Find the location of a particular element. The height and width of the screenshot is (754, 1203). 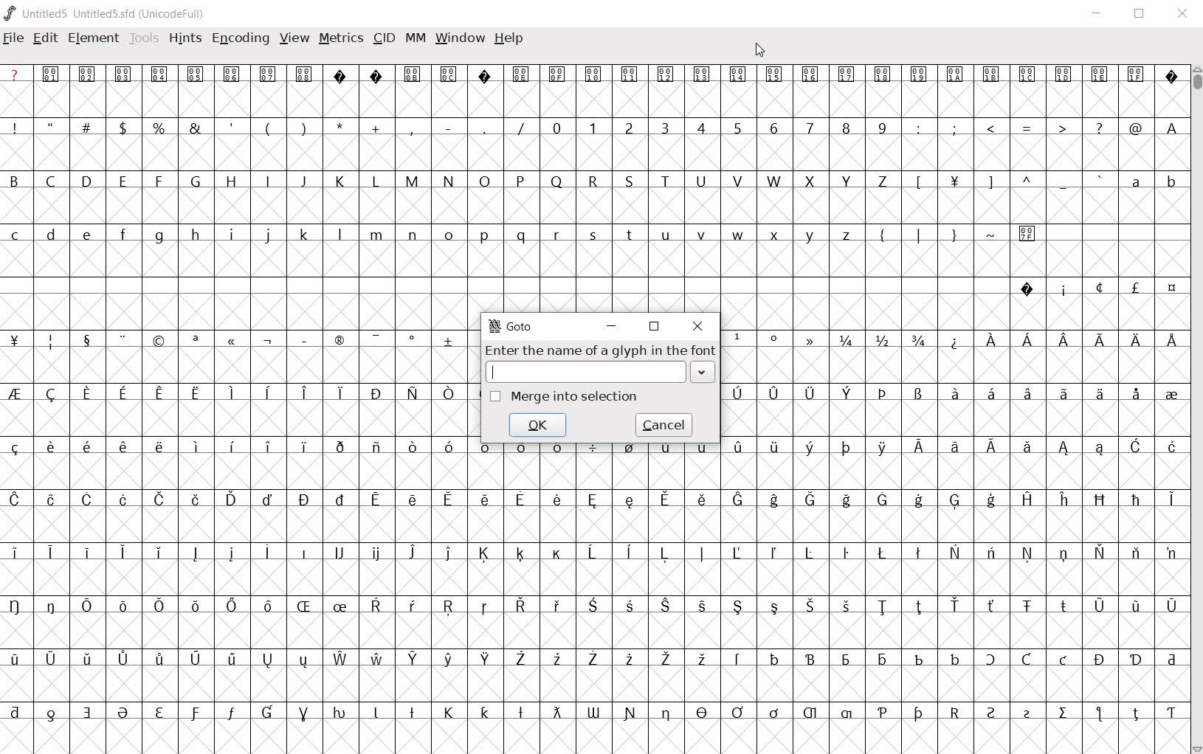

Symbol is located at coordinates (1100, 499).